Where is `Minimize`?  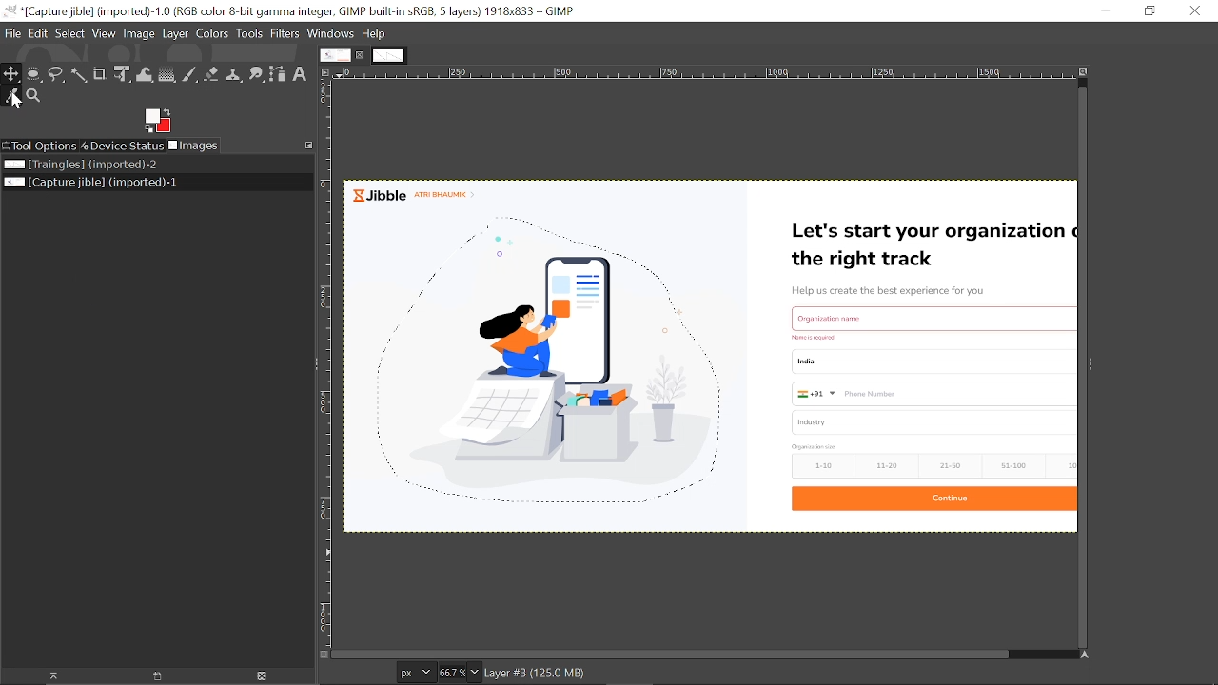
Minimize is located at coordinates (1104, 11).